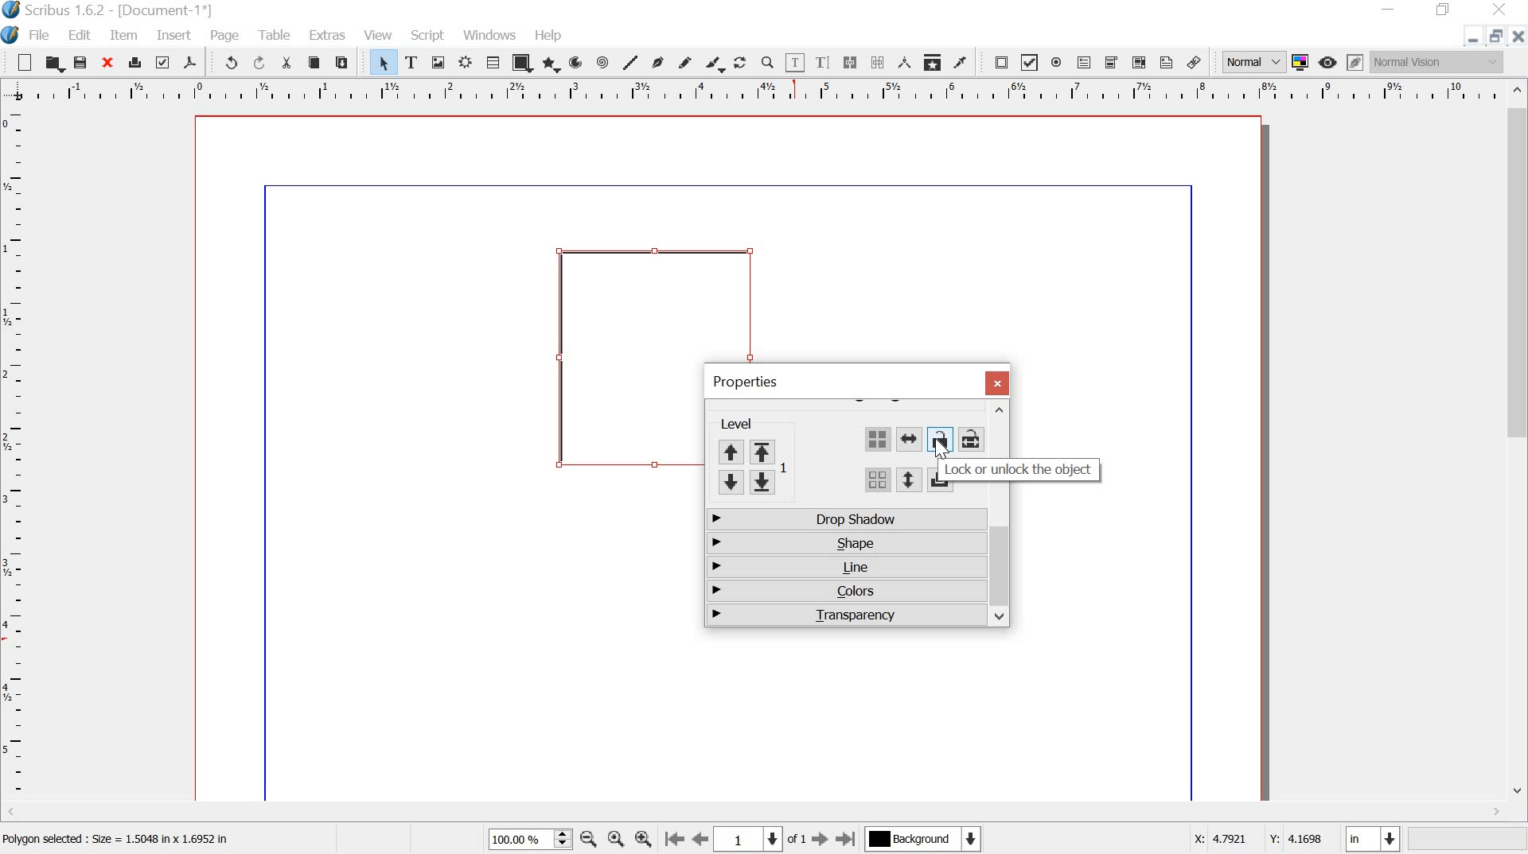 The width and height of the screenshot is (1528, 854). I want to click on restore down, so click(1495, 36).